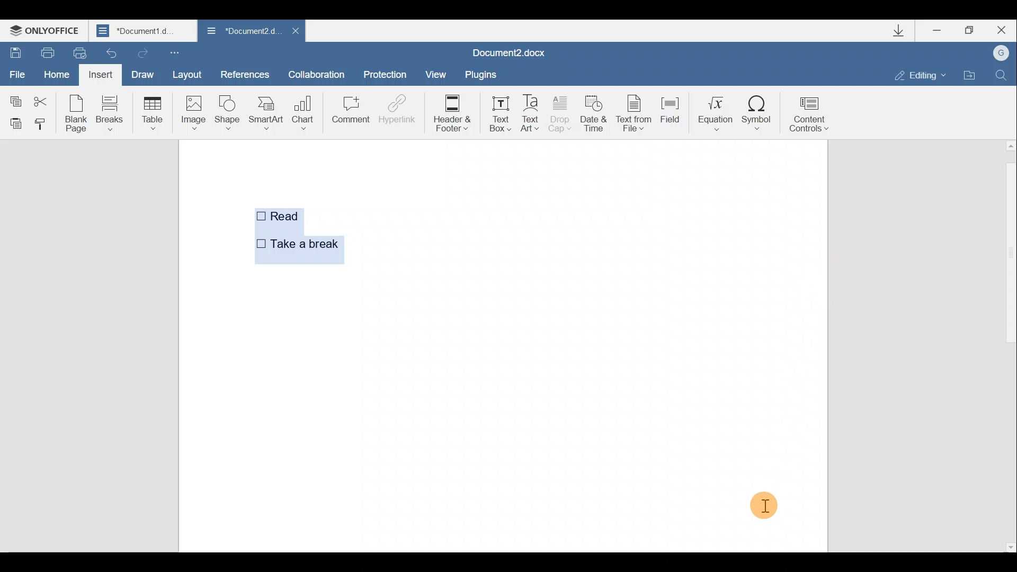 This screenshot has width=1017, height=572. Describe the element at coordinates (811, 117) in the screenshot. I see `Content controls` at that location.